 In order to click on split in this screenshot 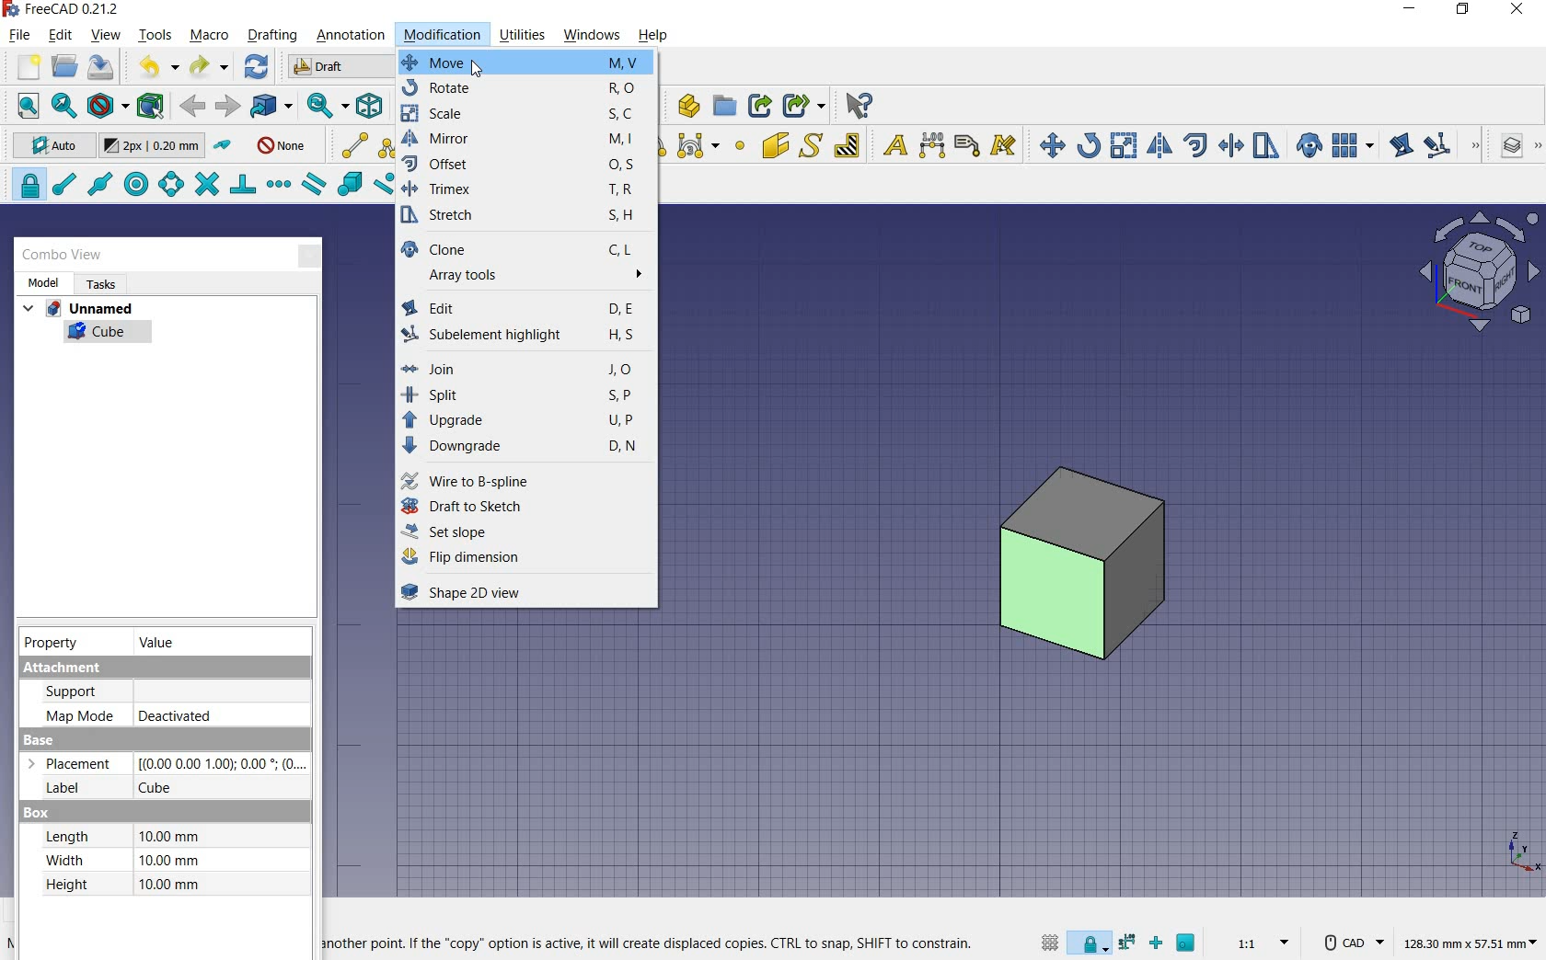, I will do `click(525, 394)`.